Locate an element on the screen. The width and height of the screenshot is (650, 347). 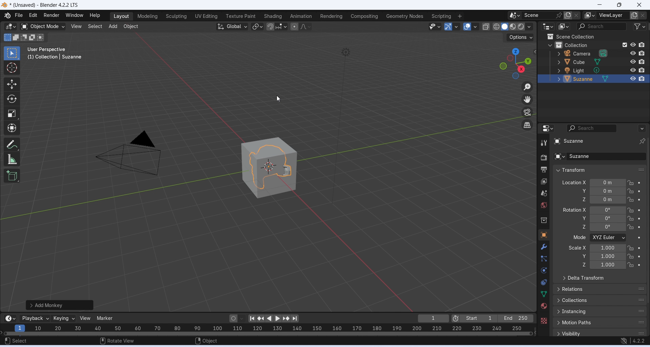
view is located at coordinates (86, 318).